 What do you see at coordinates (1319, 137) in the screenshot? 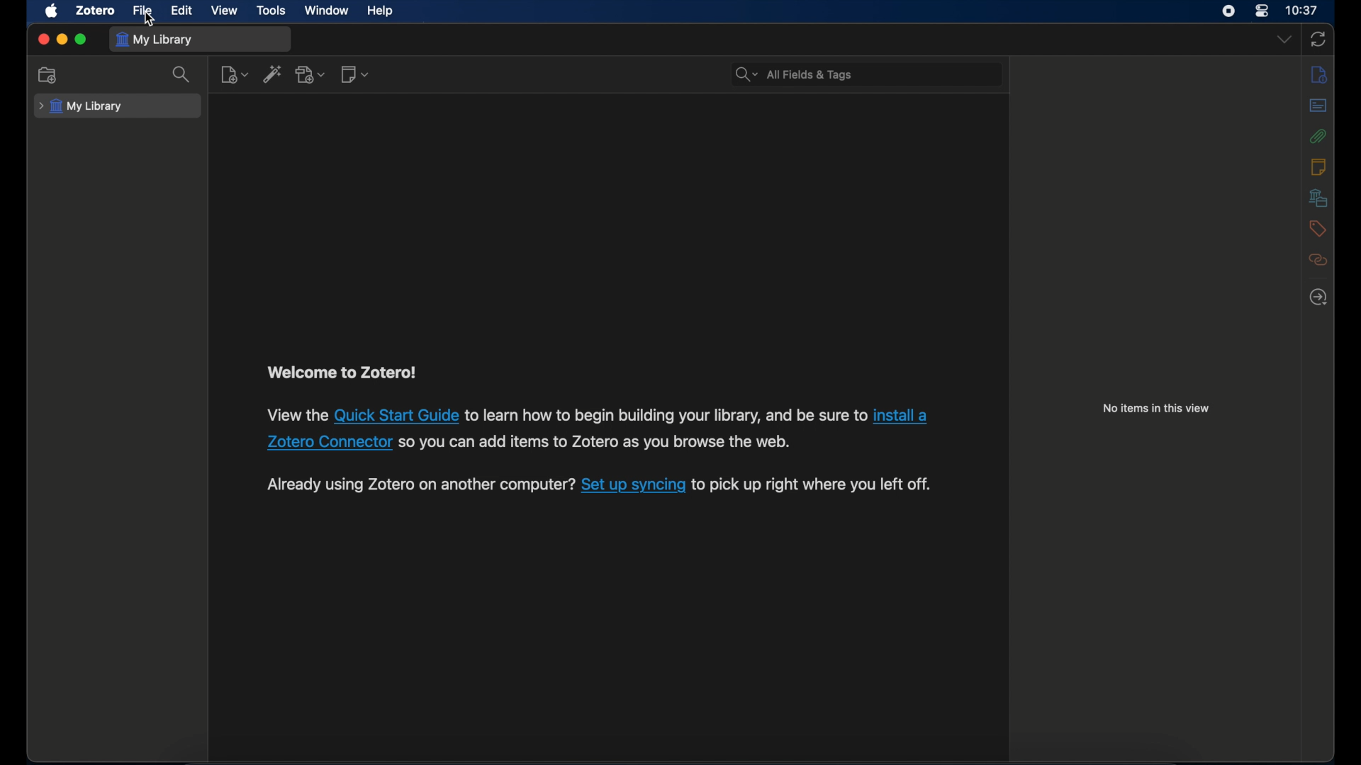
I see `attachments` at bounding box center [1319, 137].